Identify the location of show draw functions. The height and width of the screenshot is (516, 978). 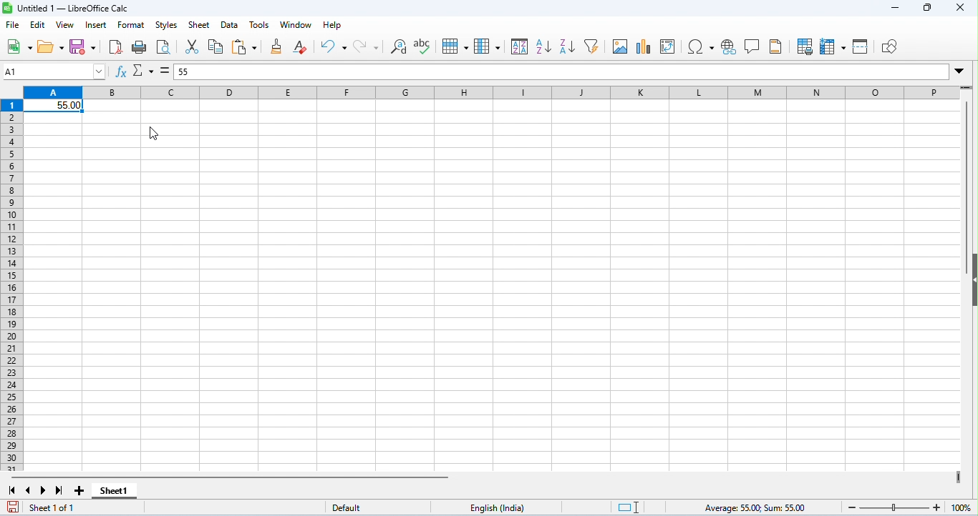
(889, 46).